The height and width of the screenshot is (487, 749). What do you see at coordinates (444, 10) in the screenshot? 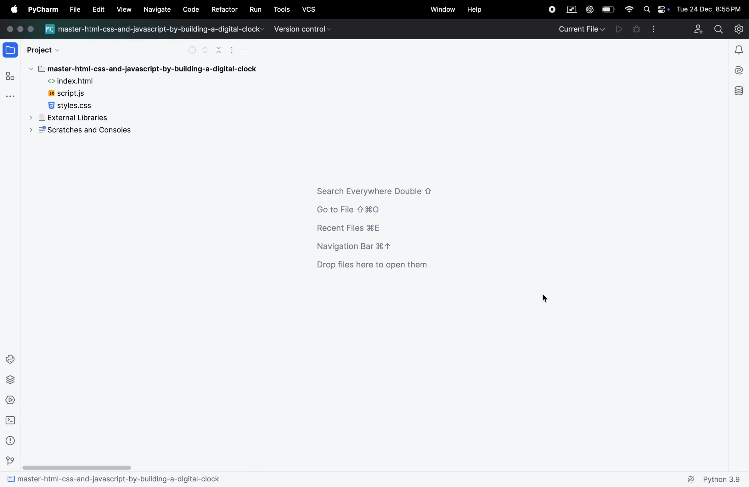
I see `window` at bounding box center [444, 10].